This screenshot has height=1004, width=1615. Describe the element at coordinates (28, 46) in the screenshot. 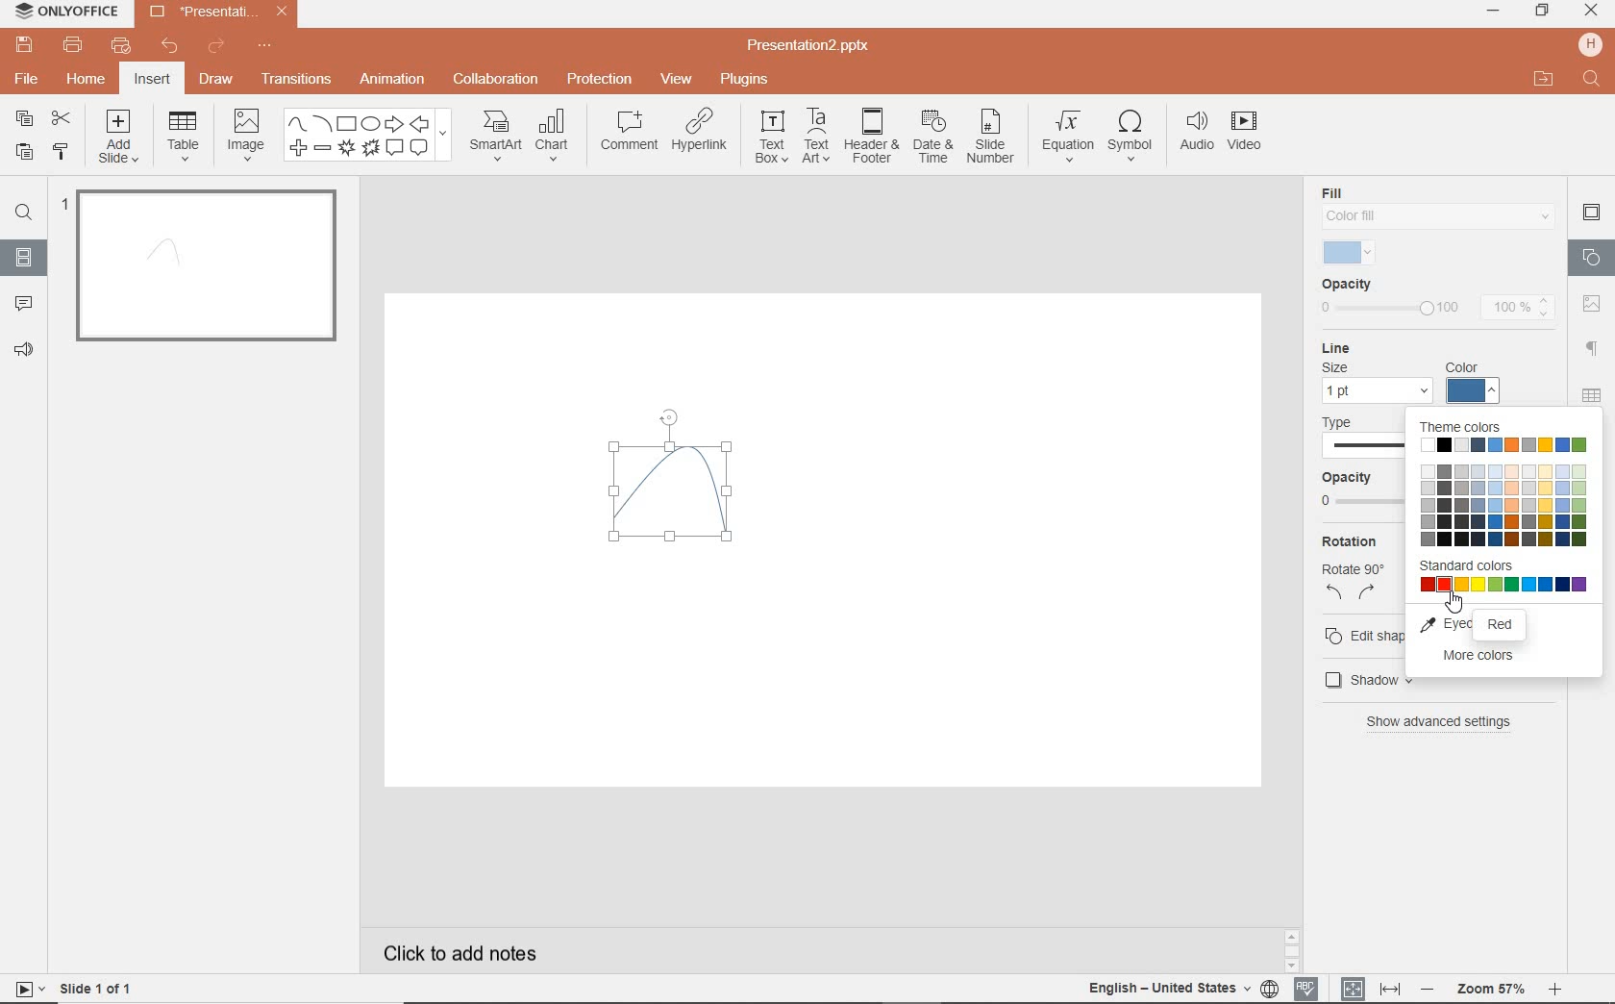

I see `SAVE` at that location.